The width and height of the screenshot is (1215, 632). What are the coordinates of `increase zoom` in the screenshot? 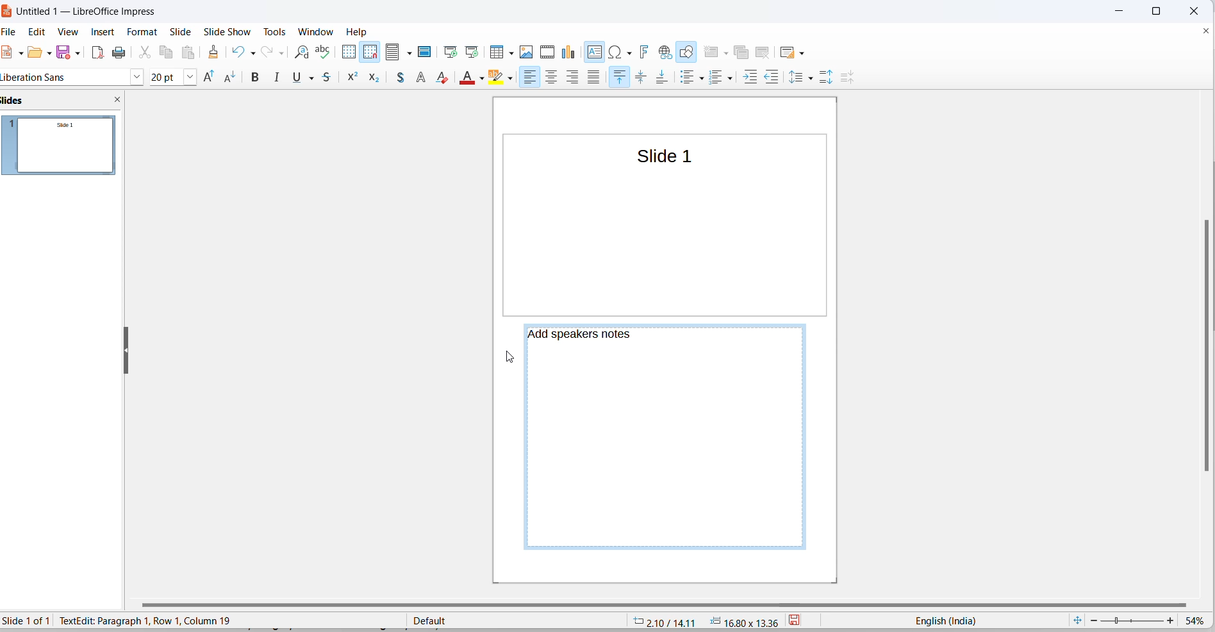 It's located at (1171, 622).